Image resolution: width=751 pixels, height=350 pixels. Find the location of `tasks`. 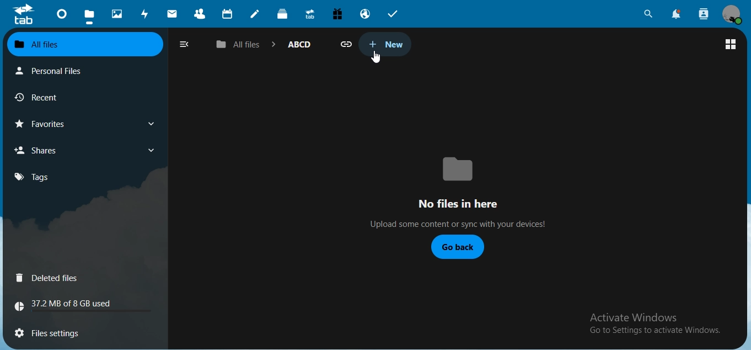

tasks is located at coordinates (393, 13).